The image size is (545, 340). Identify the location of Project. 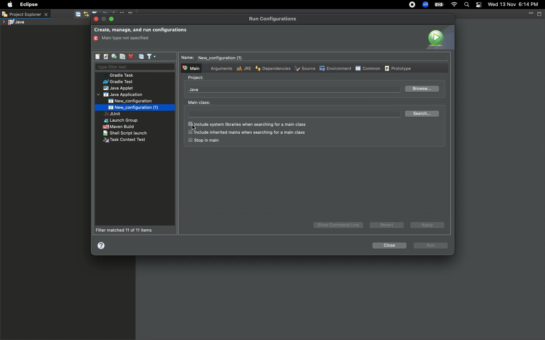
(196, 78).